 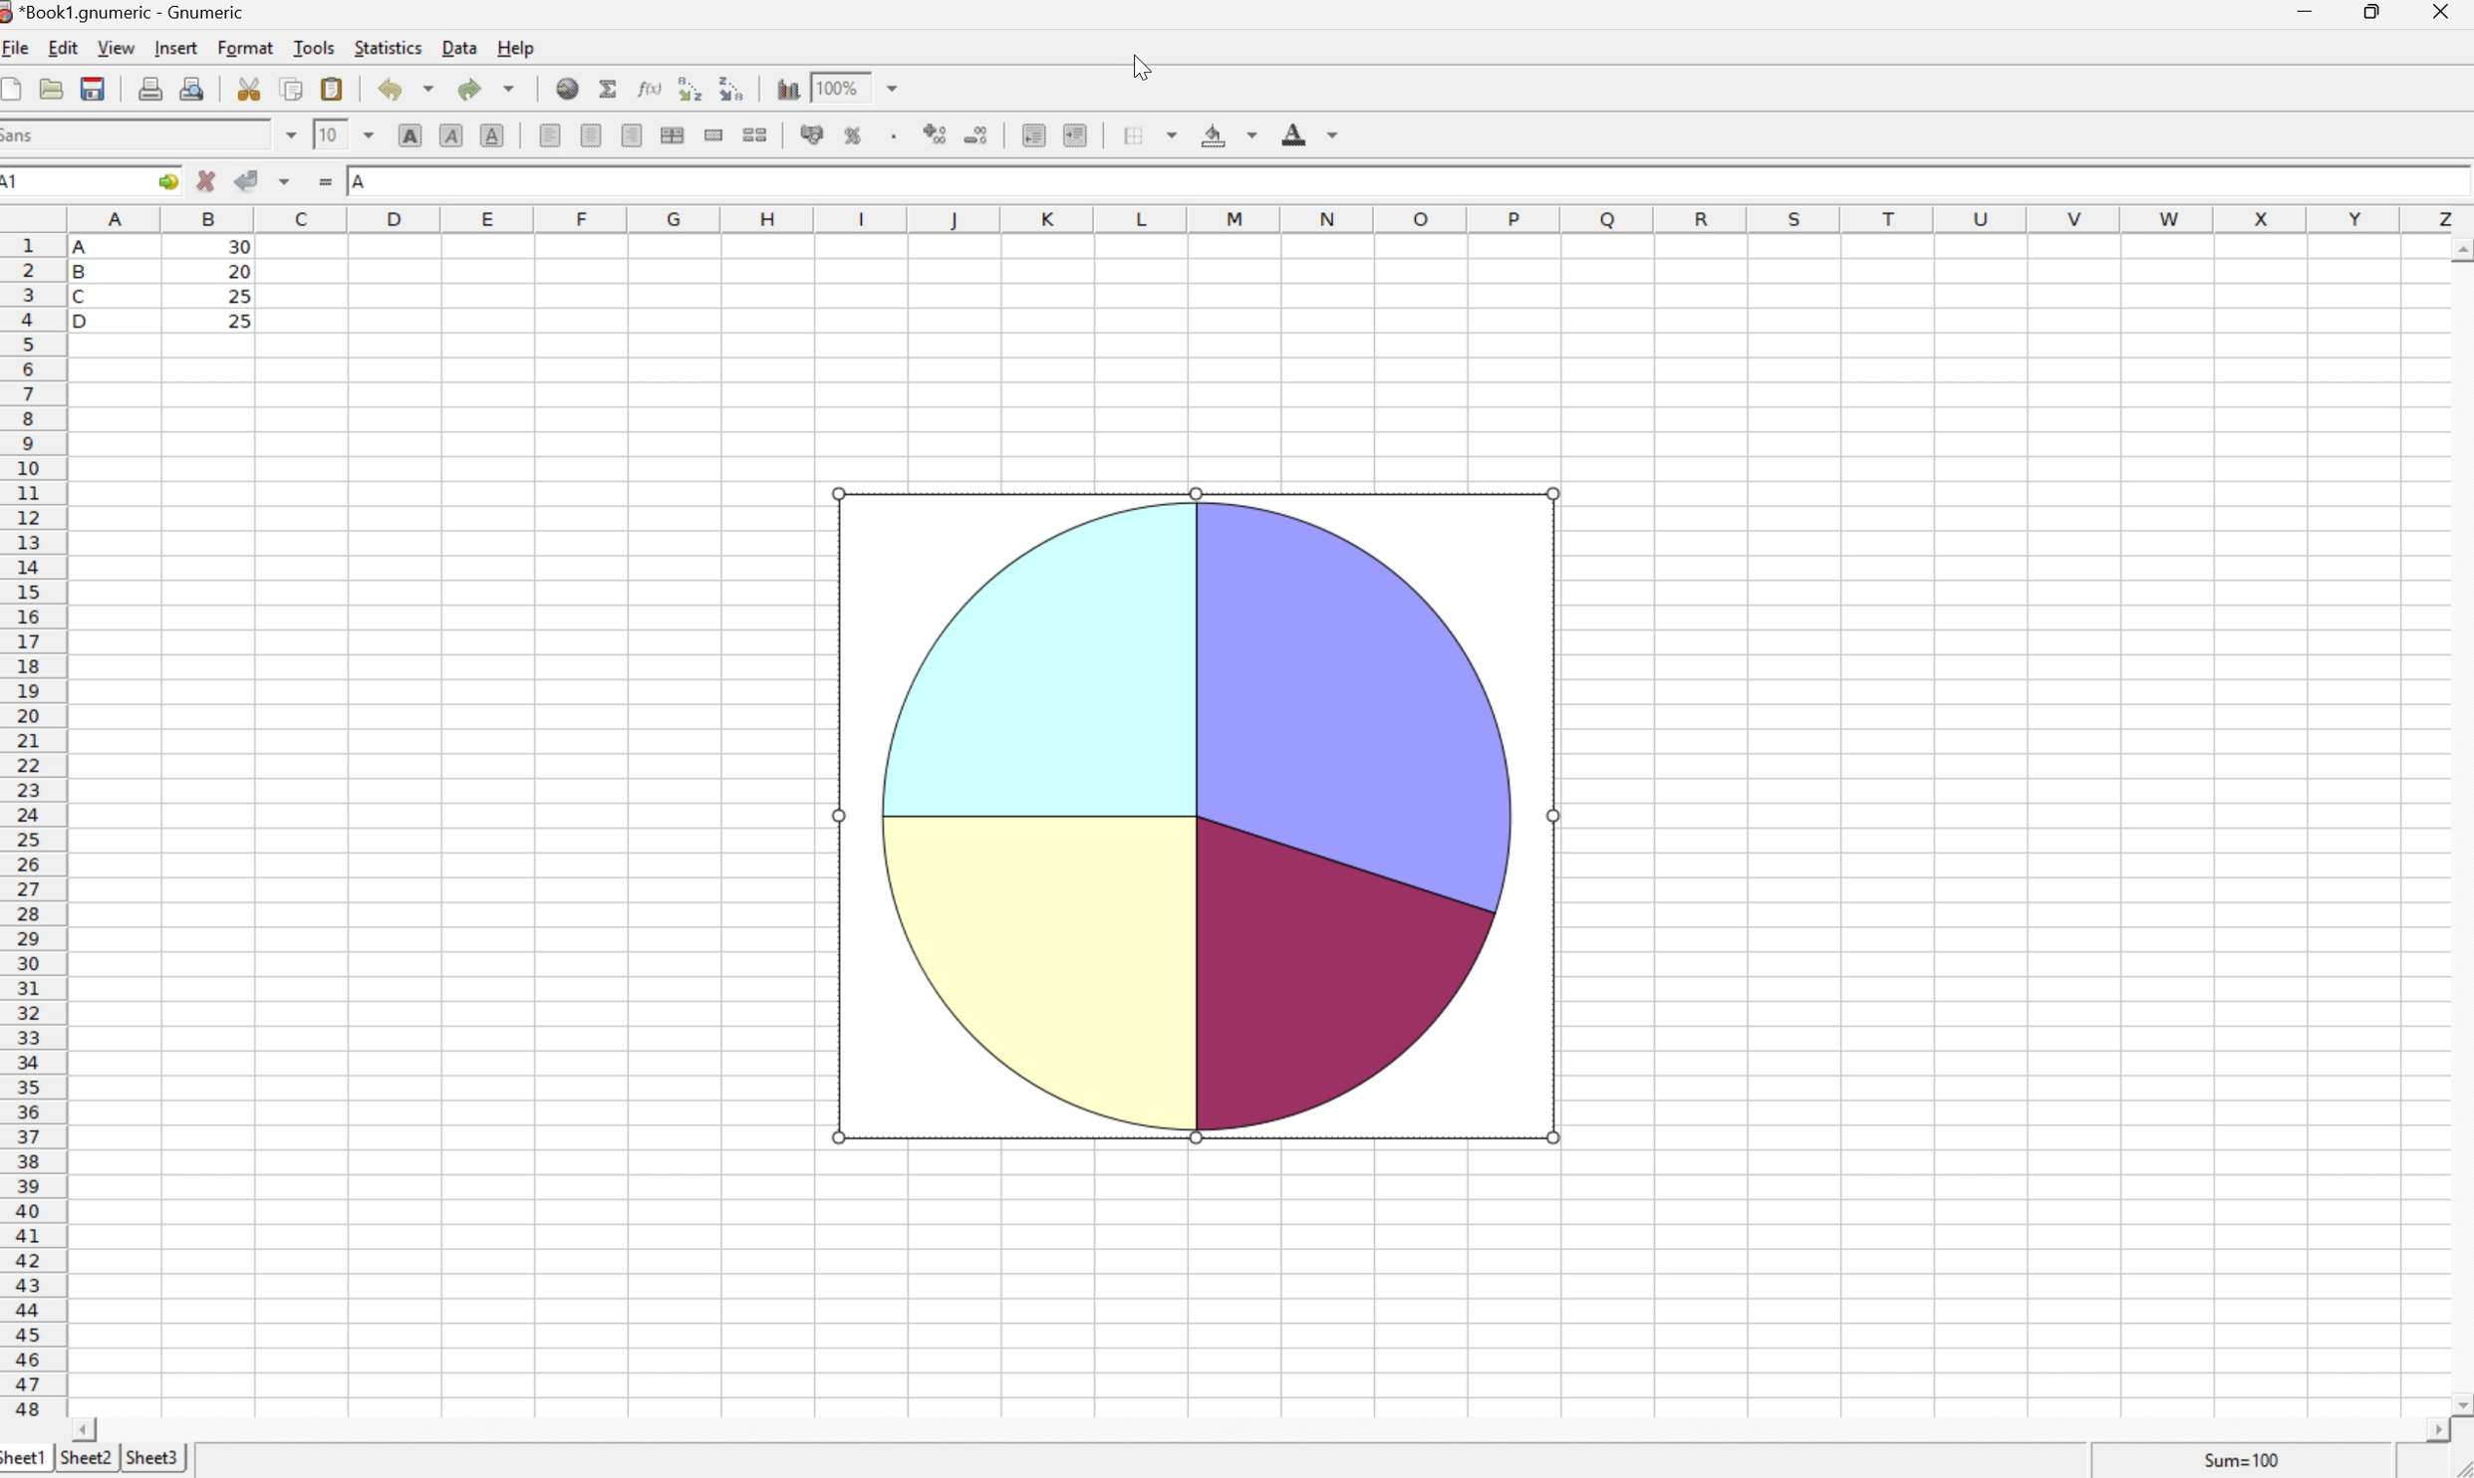 I want to click on Format selection as percentage, so click(x=855, y=139).